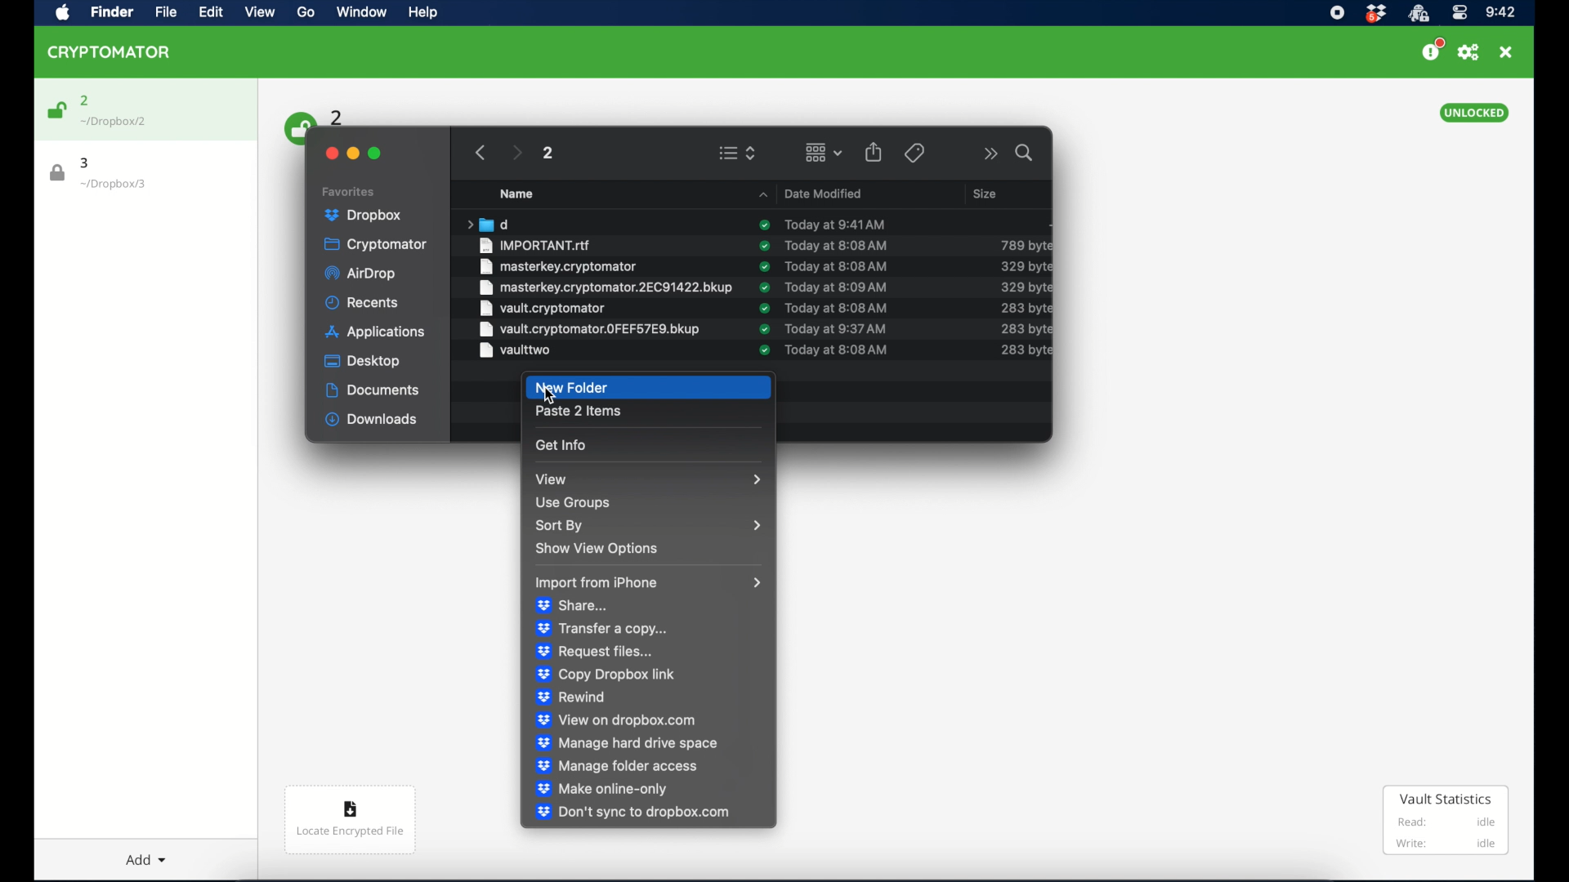  I want to click on transfer a copy, so click(602, 629).